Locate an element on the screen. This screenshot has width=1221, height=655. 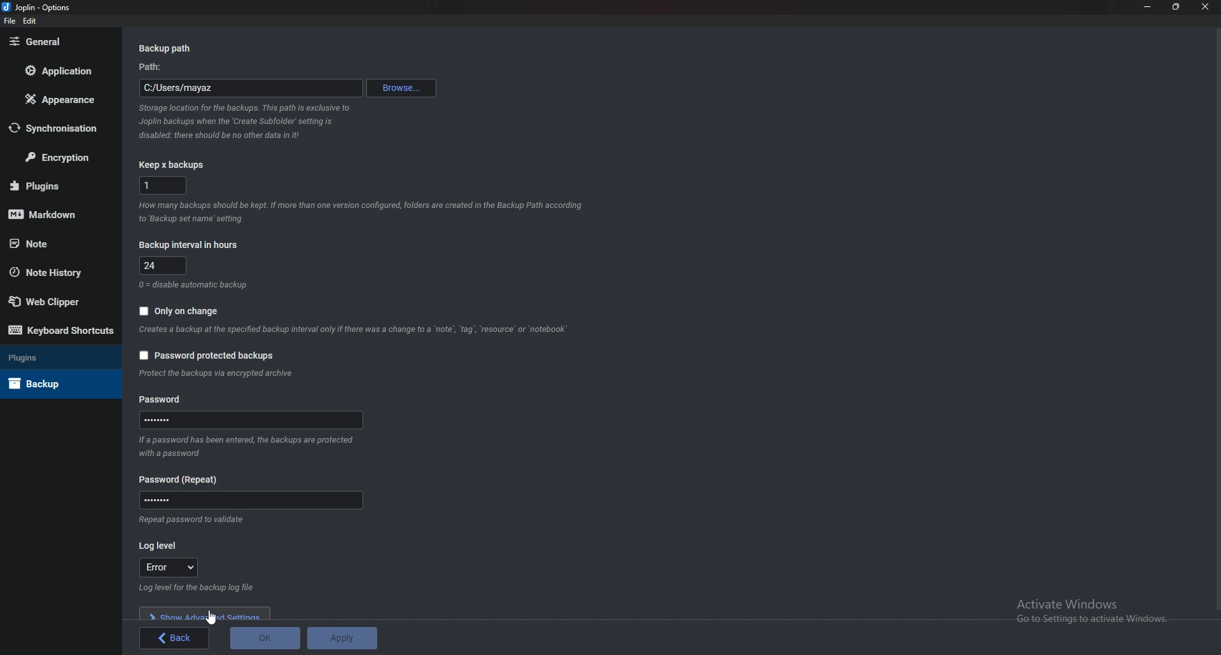
Show advanced settings is located at coordinates (205, 614).